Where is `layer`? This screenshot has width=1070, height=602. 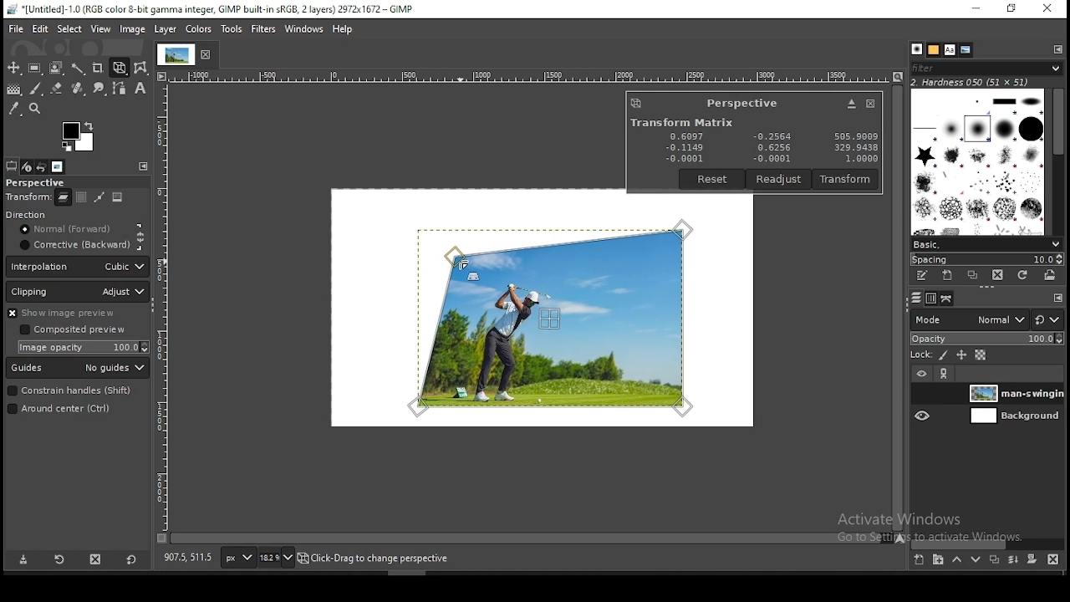 layer is located at coordinates (62, 200).